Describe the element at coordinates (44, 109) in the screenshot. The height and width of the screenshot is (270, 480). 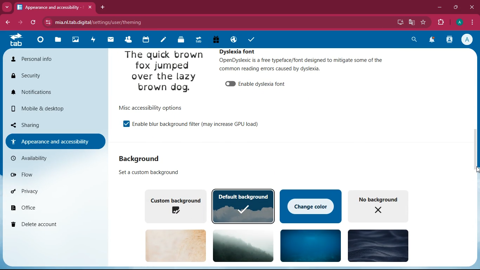
I see `mobile & desktop` at that location.